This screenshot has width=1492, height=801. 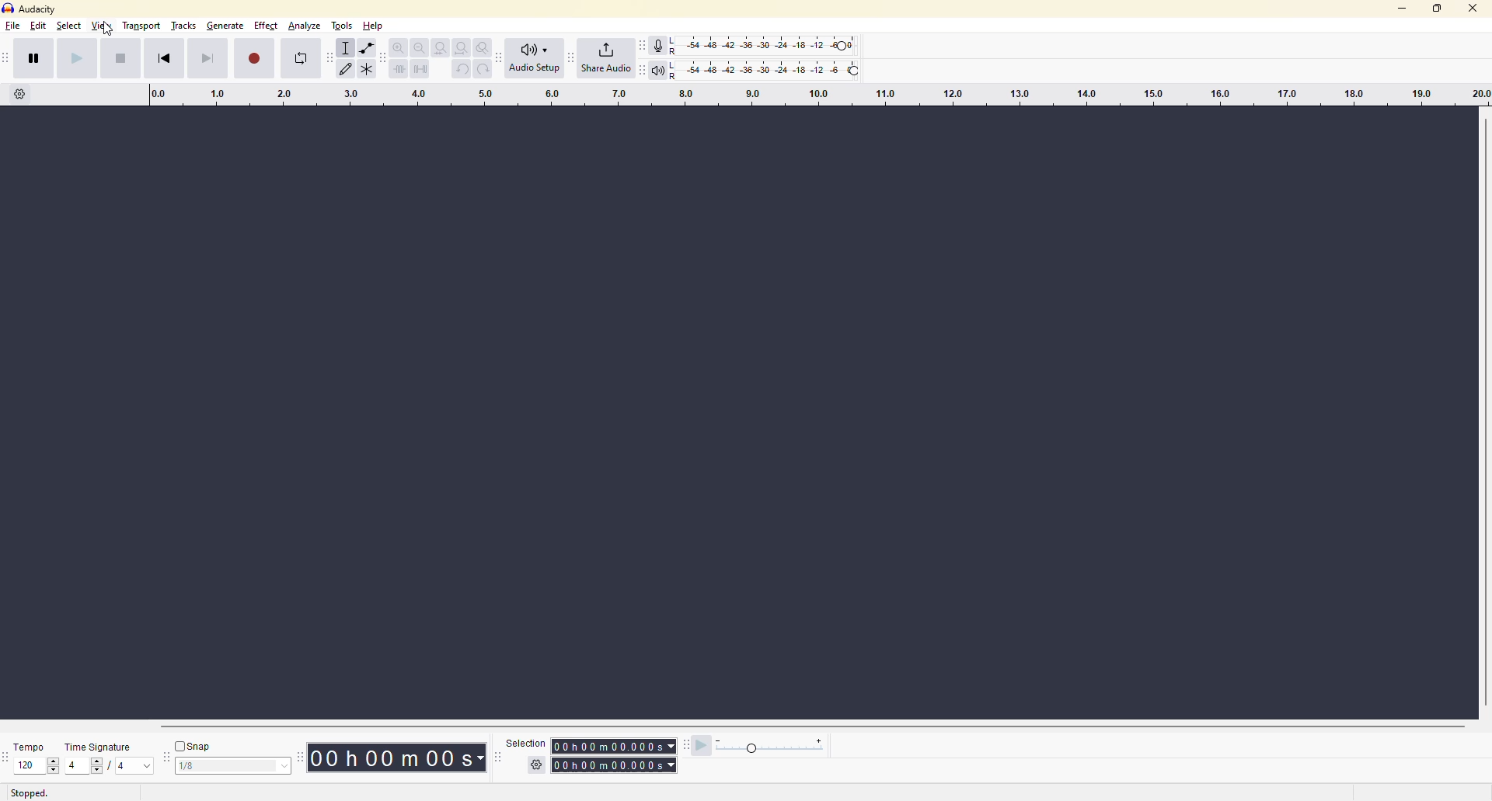 What do you see at coordinates (8, 60) in the screenshot?
I see `audacity transport toolbar` at bounding box center [8, 60].